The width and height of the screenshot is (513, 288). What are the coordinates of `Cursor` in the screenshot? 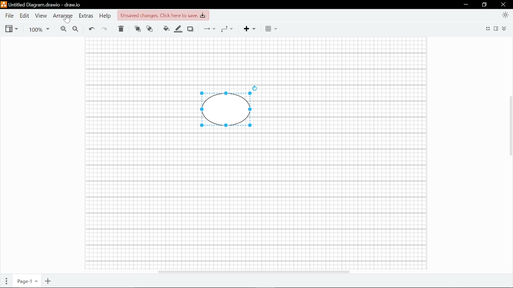 It's located at (67, 21).